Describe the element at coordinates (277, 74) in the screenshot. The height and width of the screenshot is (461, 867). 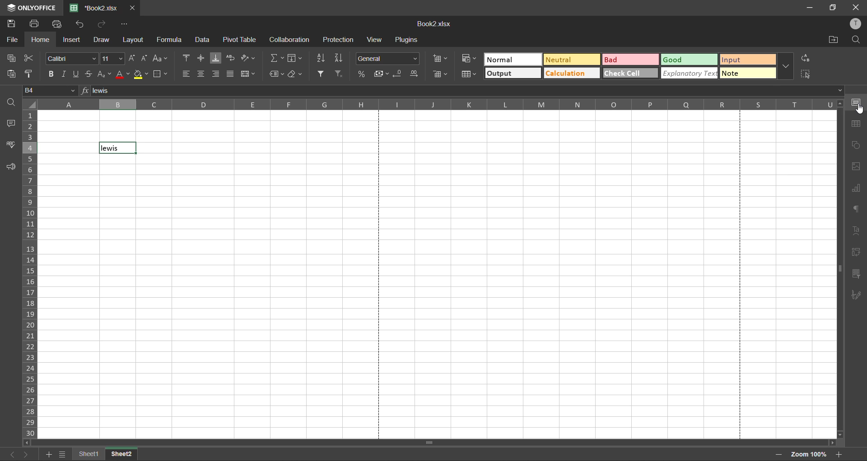
I see `named ranges` at that location.